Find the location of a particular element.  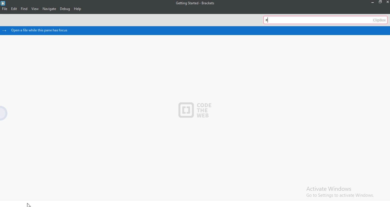

Edit is located at coordinates (15, 9).